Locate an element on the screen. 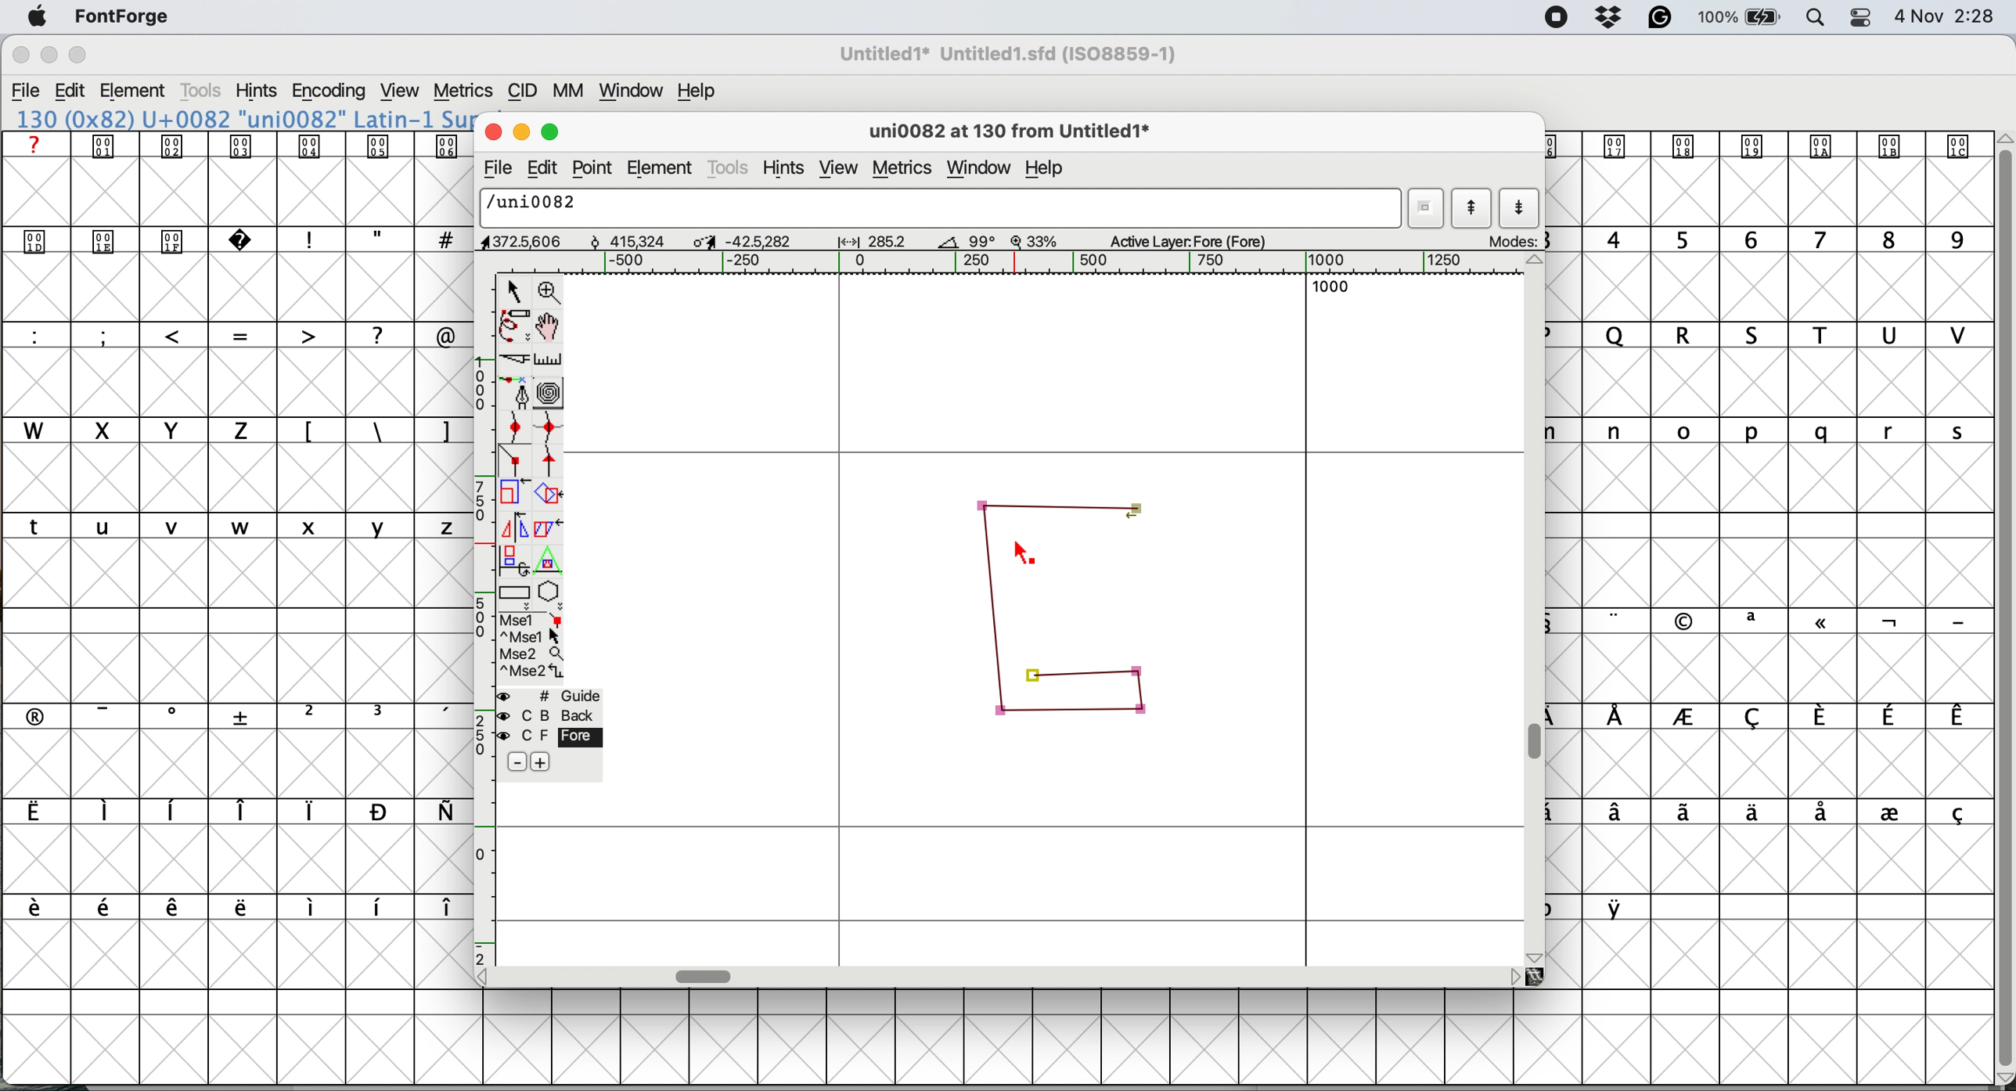 This screenshot has height=1091, width=2016. metrics is located at coordinates (905, 171).